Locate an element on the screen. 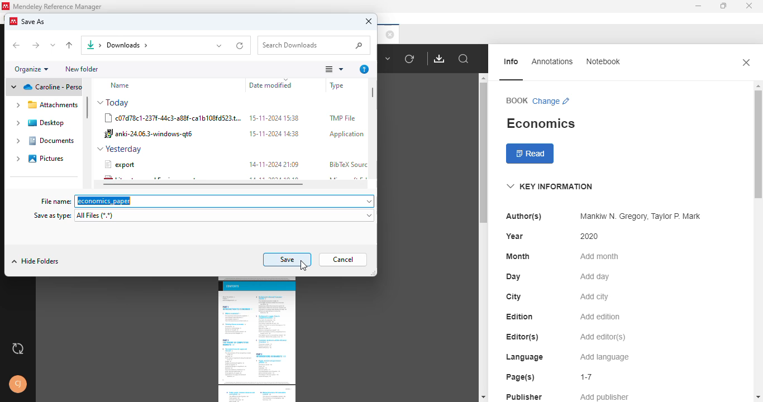  maximize is located at coordinates (723, 6).